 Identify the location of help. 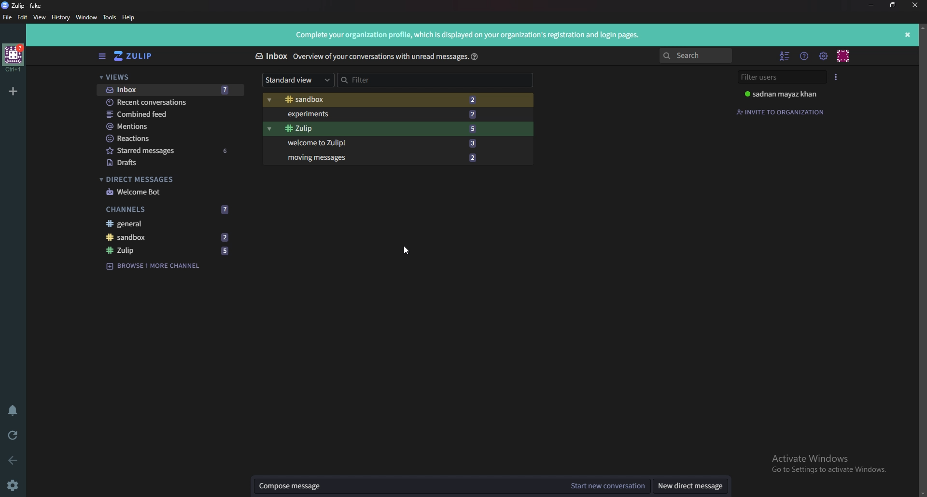
(475, 56).